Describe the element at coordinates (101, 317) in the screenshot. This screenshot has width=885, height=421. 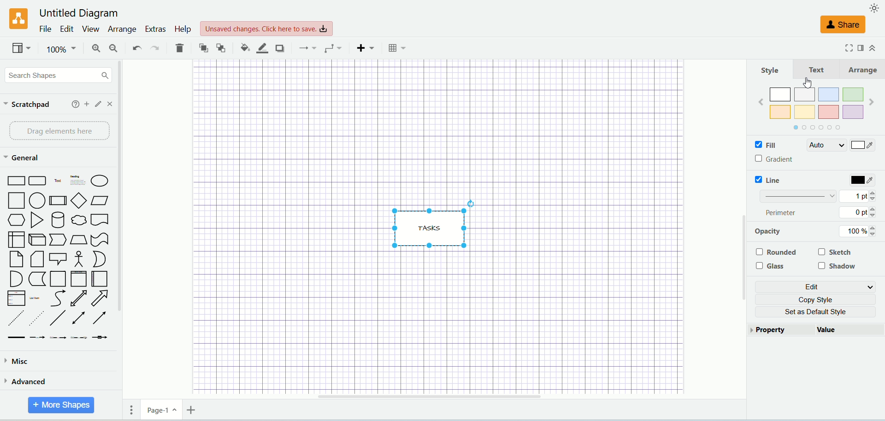
I see `Directional Arrow` at that location.